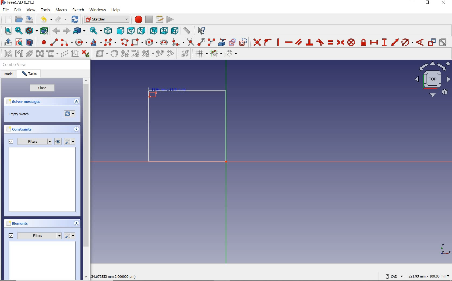  What do you see at coordinates (151, 42) in the screenshot?
I see `create regular polygon` at bounding box center [151, 42].